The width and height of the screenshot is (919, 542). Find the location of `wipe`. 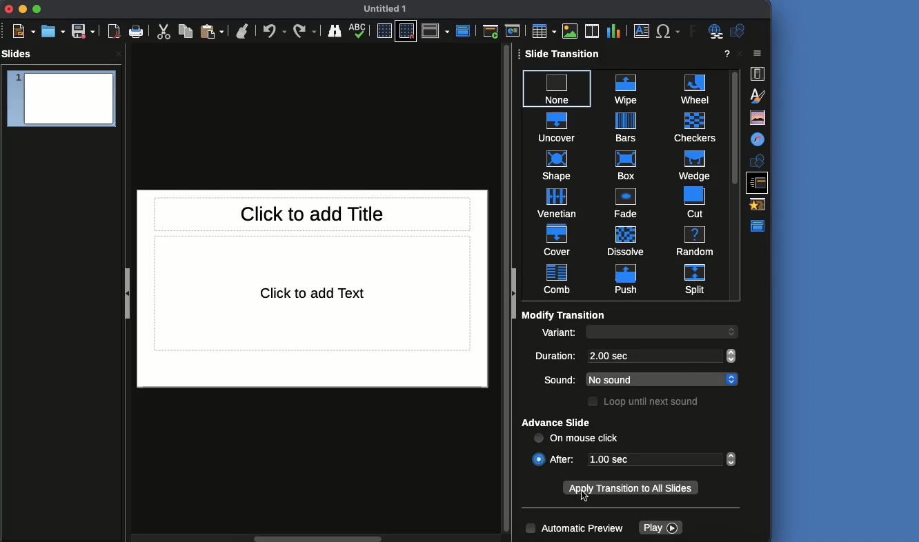

wipe is located at coordinates (624, 87).